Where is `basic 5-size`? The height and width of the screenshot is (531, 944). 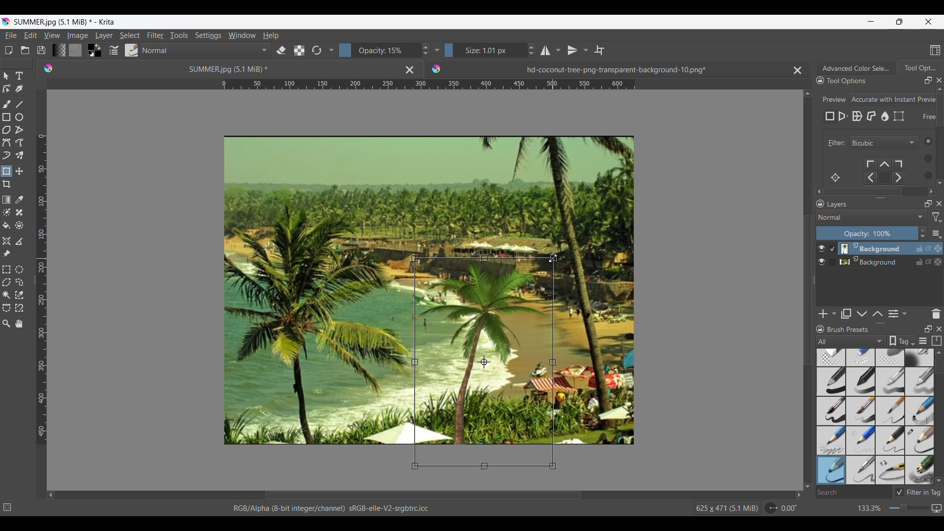
basic 5-size is located at coordinates (832, 411).